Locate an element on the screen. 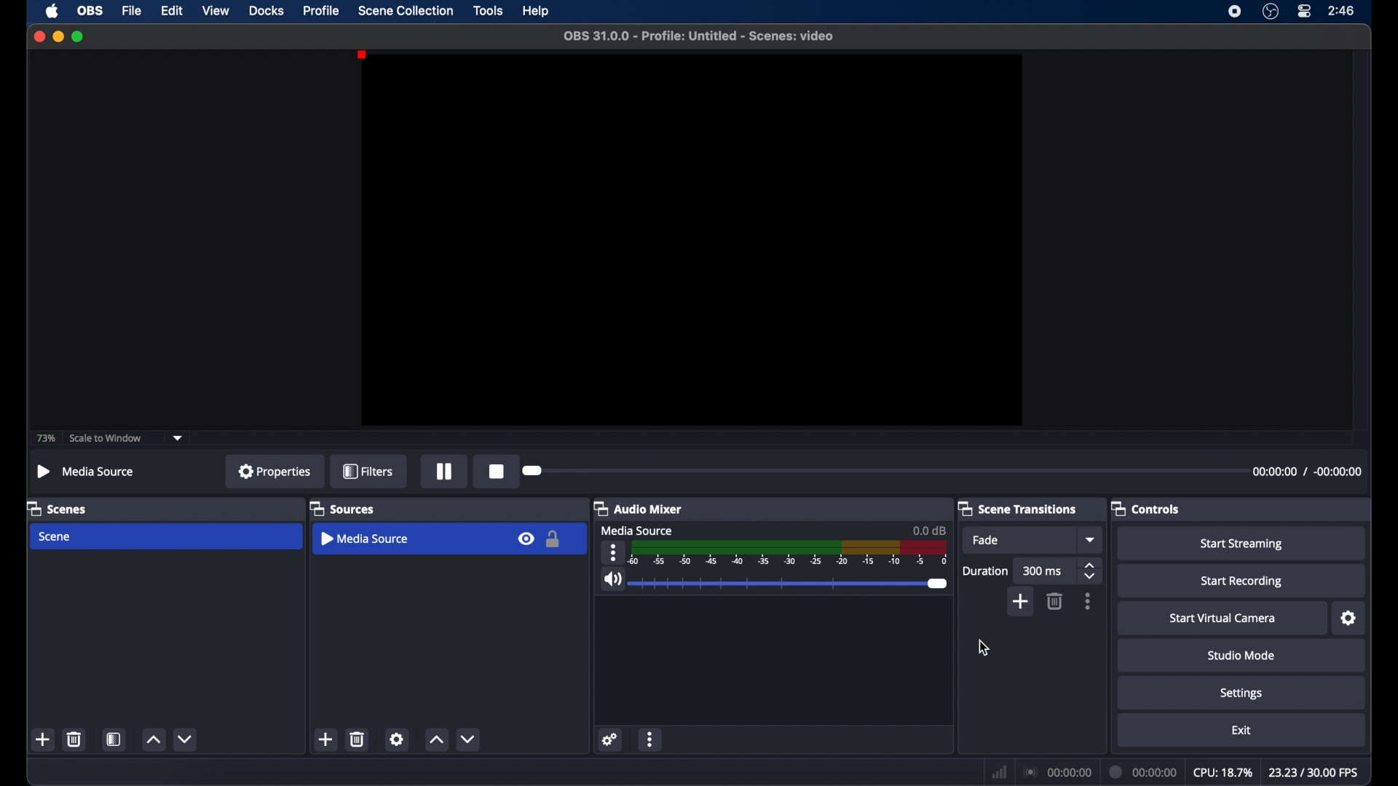 This screenshot has height=786, width=1398. tools is located at coordinates (489, 10).